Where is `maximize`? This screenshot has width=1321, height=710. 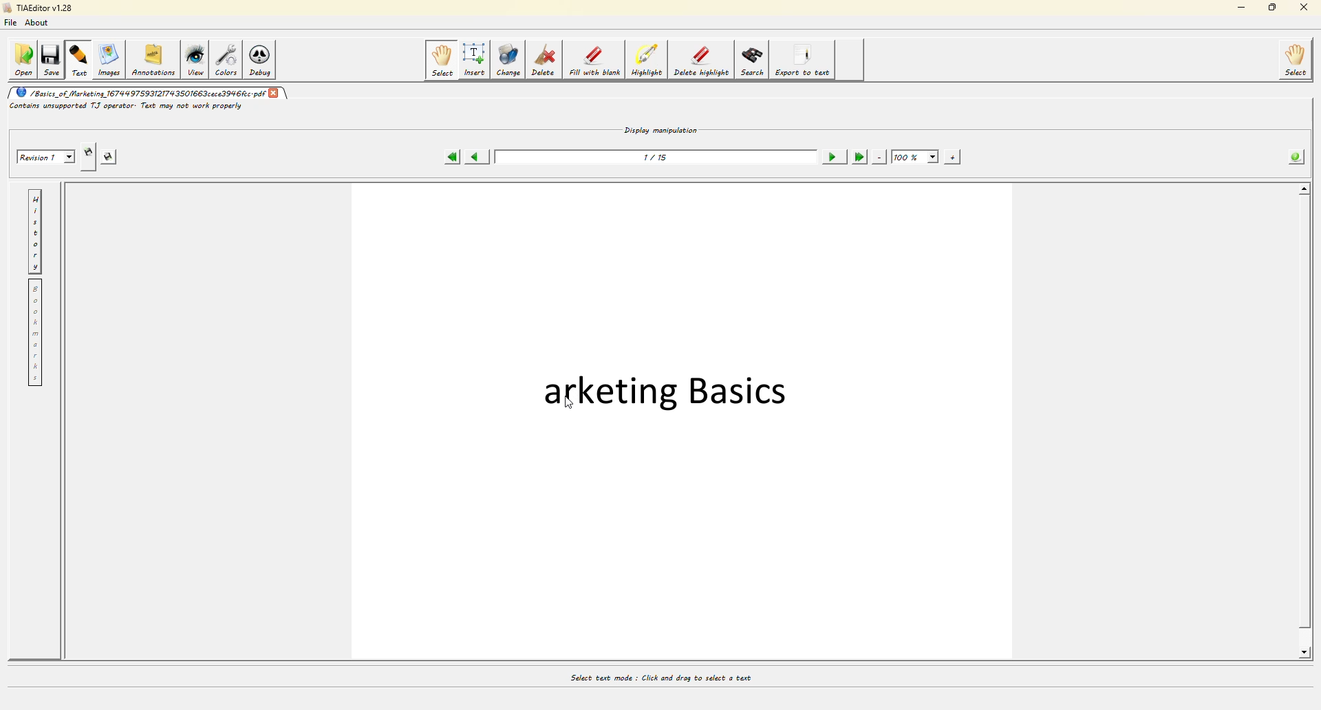
maximize is located at coordinates (1270, 9).